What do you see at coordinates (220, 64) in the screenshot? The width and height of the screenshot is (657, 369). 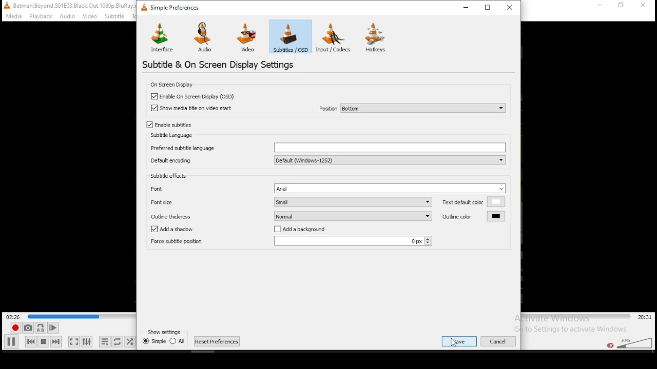 I see `subtitle and on screen display settings` at bounding box center [220, 64].